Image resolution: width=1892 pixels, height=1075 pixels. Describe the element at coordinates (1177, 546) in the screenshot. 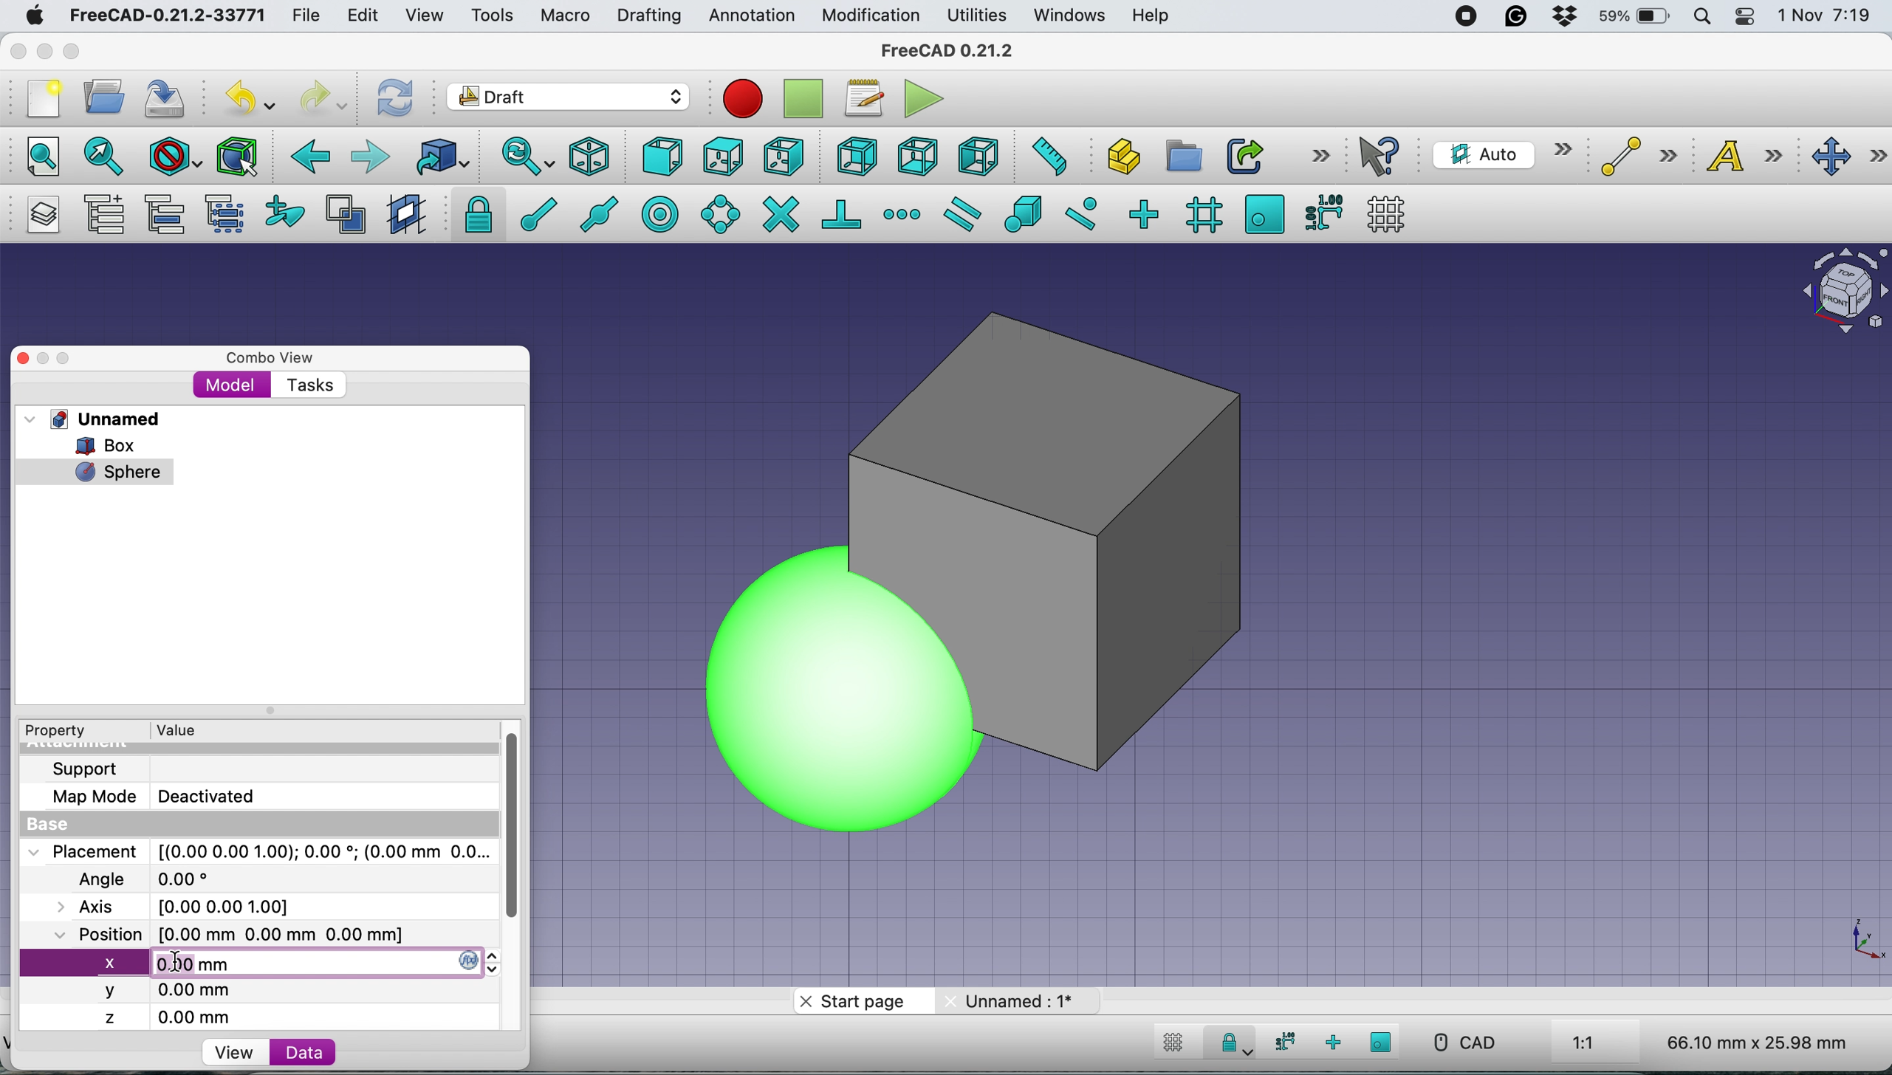

I see `box` at that location.